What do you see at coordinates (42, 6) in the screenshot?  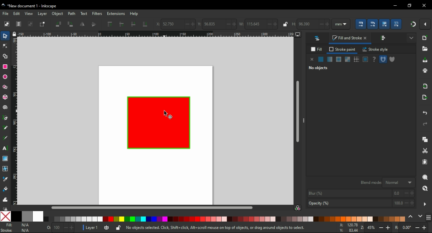 I see `title` at bounding box center [42, 6].